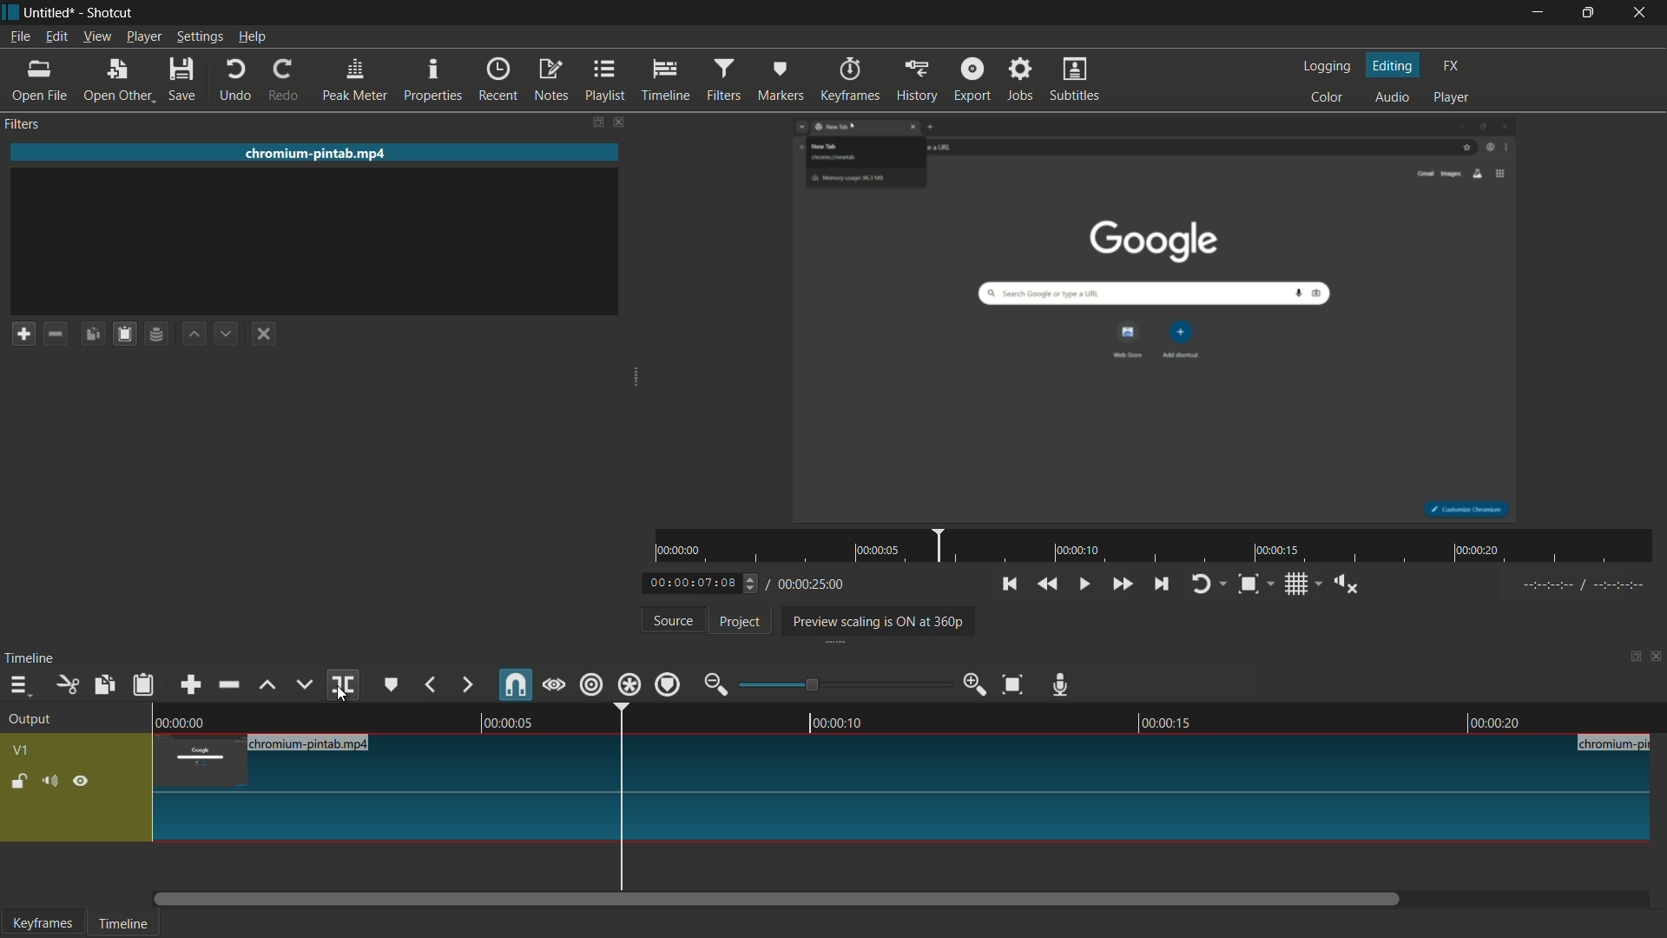 Image resolution: width=1667 pixels, height=938 pixels. What do you see at coordinates (254, 37) in the screenshot?
I see `help menu` at bounding box center [254, 37].